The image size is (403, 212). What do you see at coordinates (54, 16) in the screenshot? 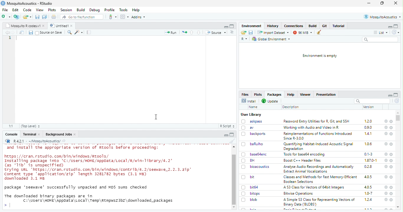
I see `print` at bounding box center [54, 16].